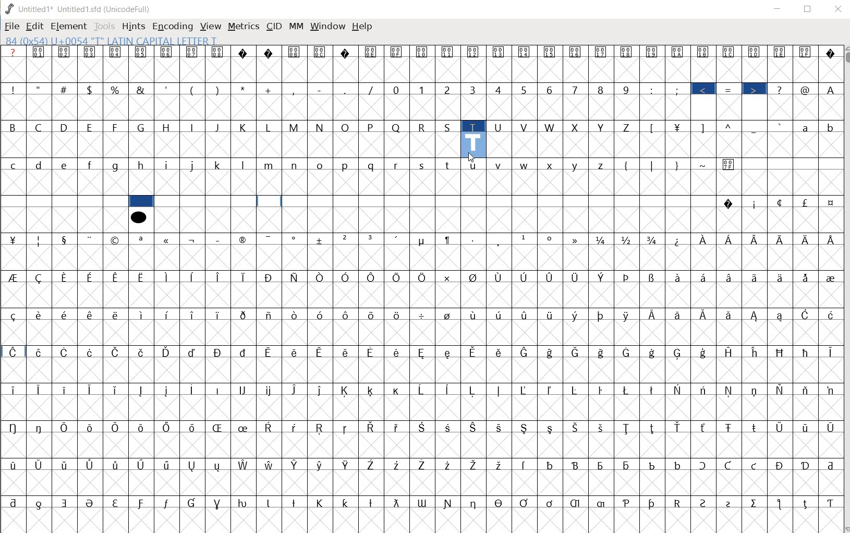 The width and height of the screenshot is (850, 533). What do you see at coordinates (500, 53) in the screenshot?
I see `Symbol` at bounding box center [500, 53].